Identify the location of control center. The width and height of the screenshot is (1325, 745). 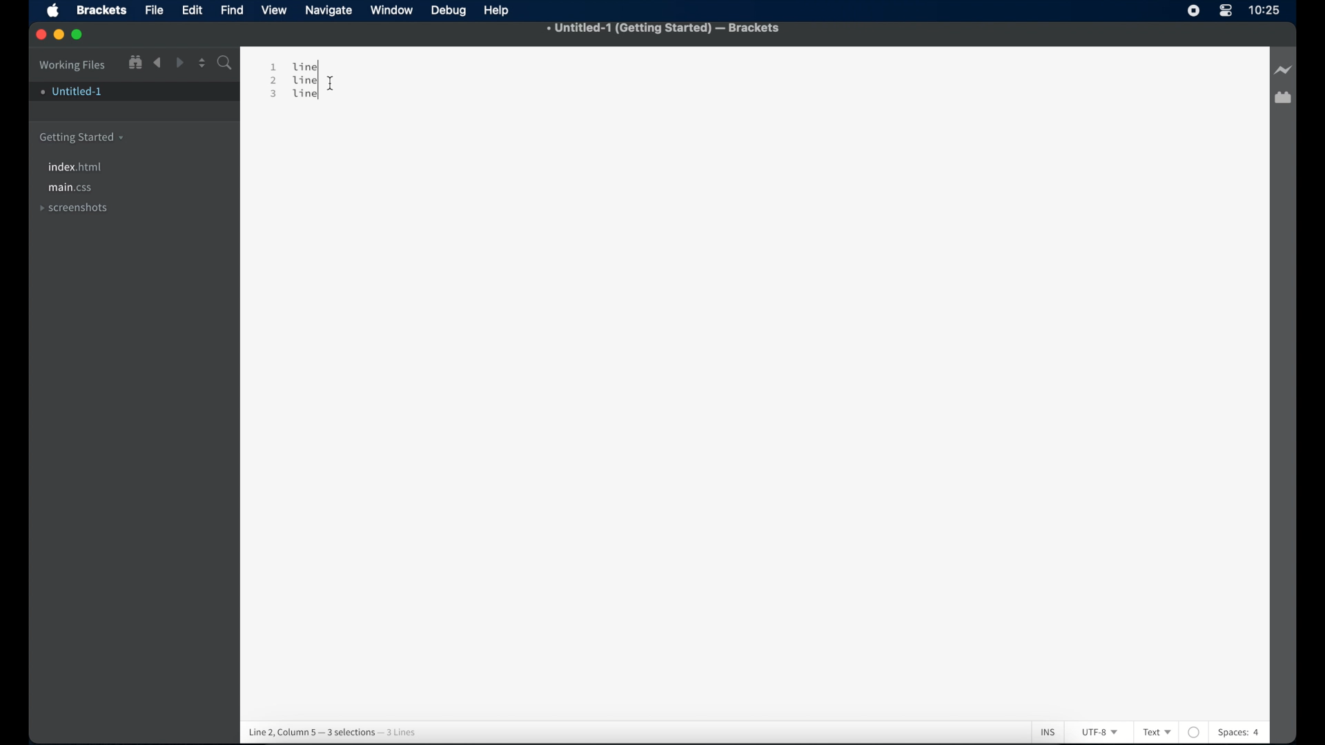
(1226, 11).